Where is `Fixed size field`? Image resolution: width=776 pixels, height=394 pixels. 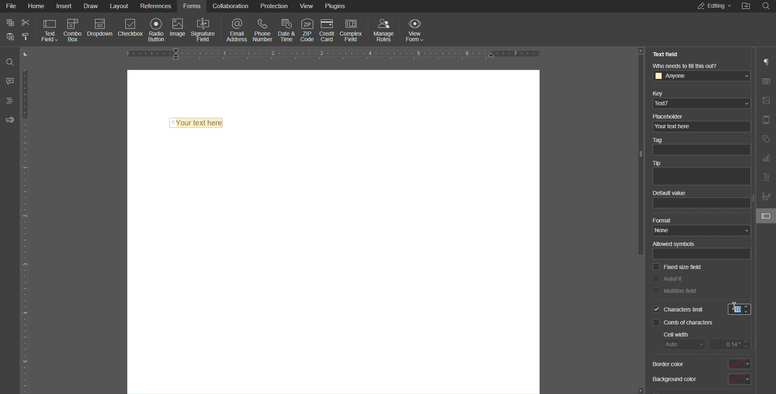 Fixed size field is located at coordinates (677, 267).